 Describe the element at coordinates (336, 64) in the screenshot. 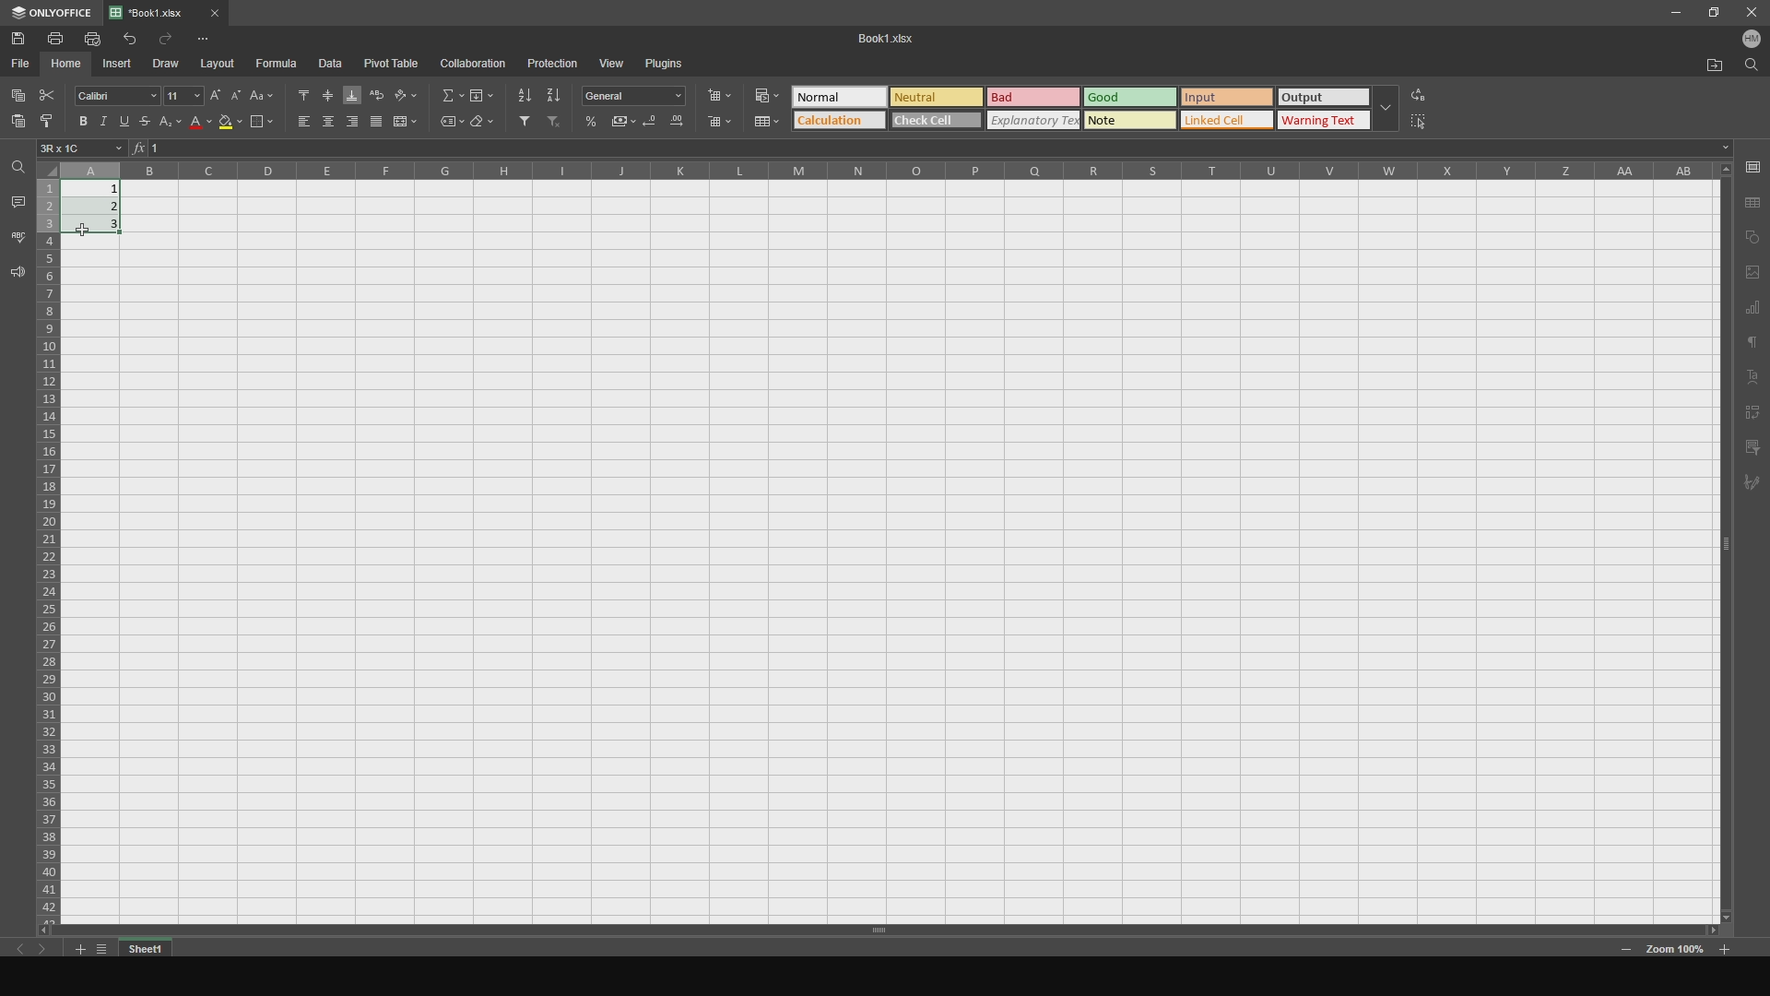

I see `data` at that location.